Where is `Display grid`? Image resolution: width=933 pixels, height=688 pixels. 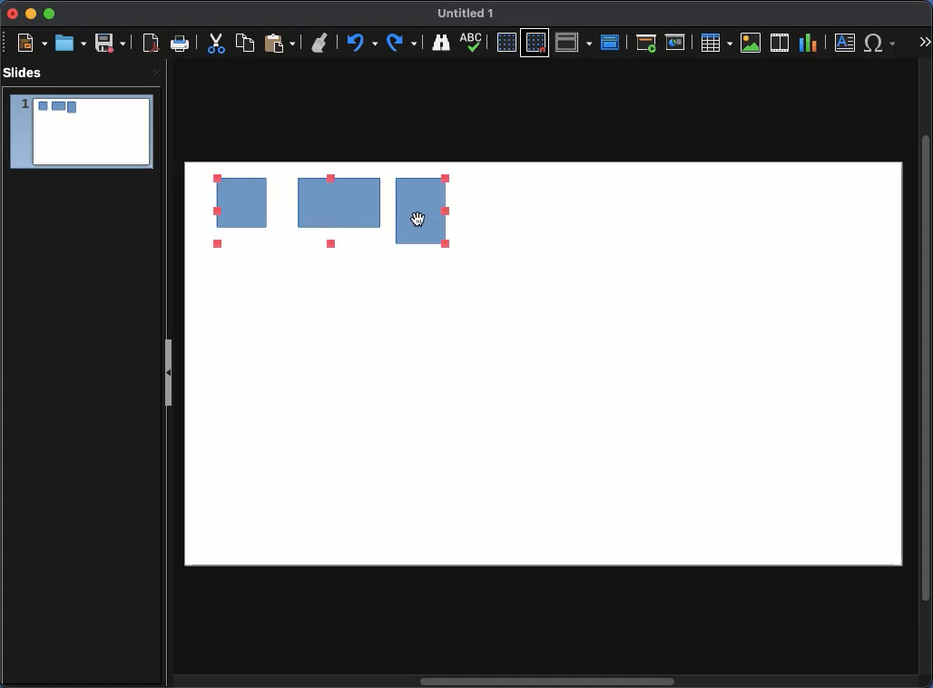 Display grid is located at coordinates (505, 43).